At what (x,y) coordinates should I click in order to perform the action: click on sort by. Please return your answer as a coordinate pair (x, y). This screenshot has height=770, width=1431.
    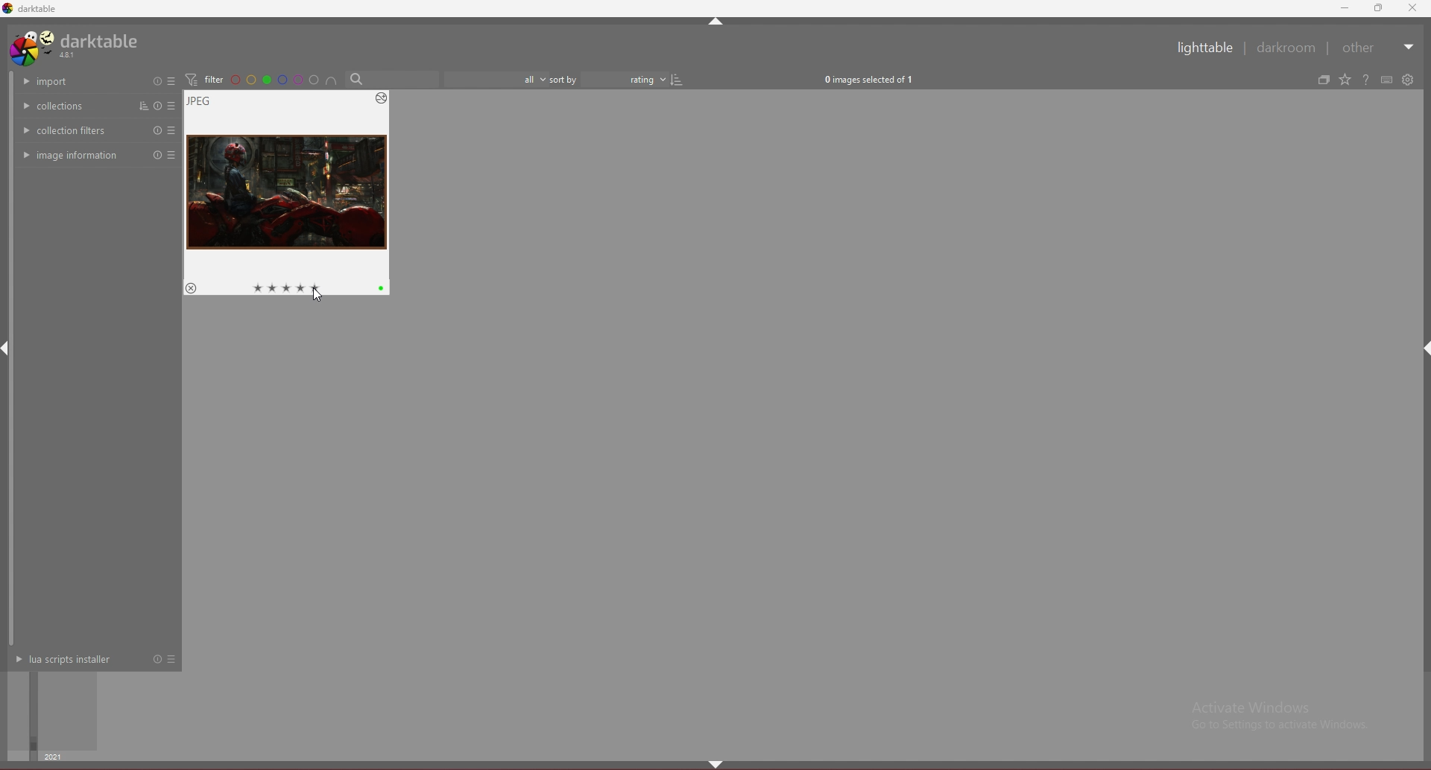
    Looking at the image, I should click on (563, 80).